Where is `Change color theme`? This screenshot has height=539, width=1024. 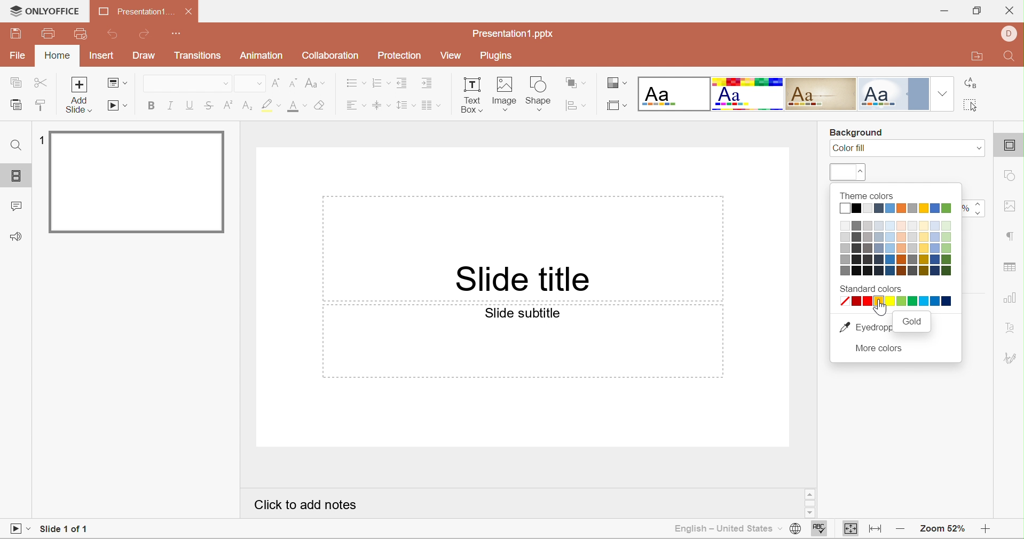
Change color theme is located at coordinates (617, 83).